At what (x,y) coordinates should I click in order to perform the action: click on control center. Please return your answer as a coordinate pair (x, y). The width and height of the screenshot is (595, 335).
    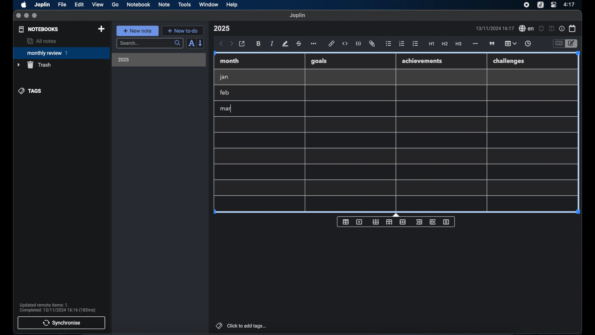
    Looking at the image, I should click on (553, 4).